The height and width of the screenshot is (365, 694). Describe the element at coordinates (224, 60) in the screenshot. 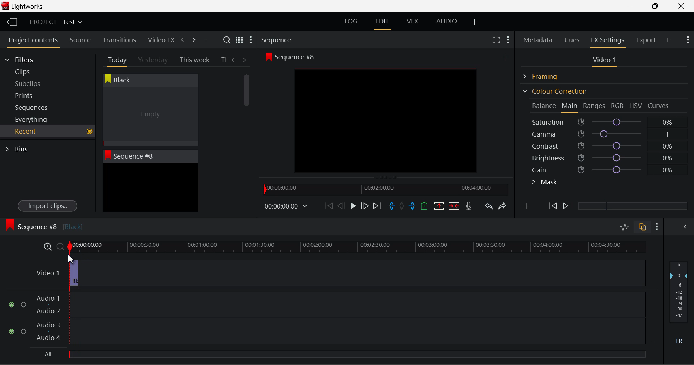

I see `Th` at that location.